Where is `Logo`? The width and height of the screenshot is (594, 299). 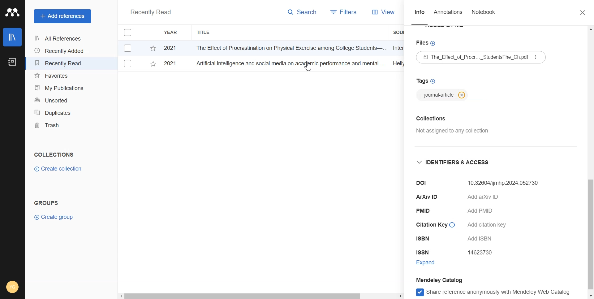 Logo is located at coordinates (12, 12).